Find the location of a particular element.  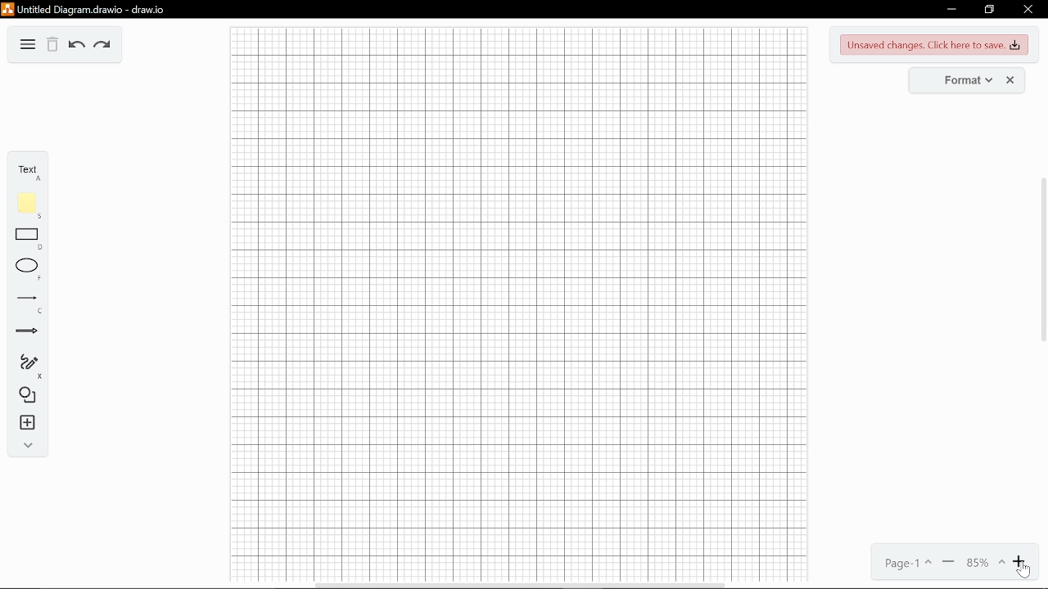

close is located at coordinates (1028, 8).